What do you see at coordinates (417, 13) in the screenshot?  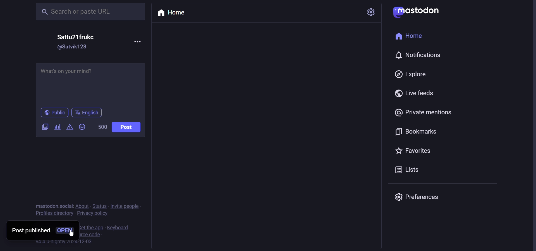 I see `mastodon` at bounding box center [417, 13].